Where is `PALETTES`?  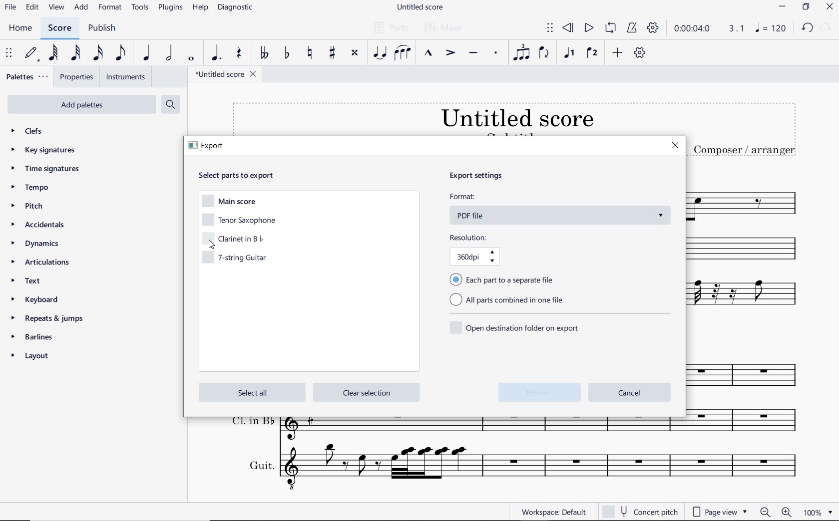
PALETTES is located at coordinates (27, 77).